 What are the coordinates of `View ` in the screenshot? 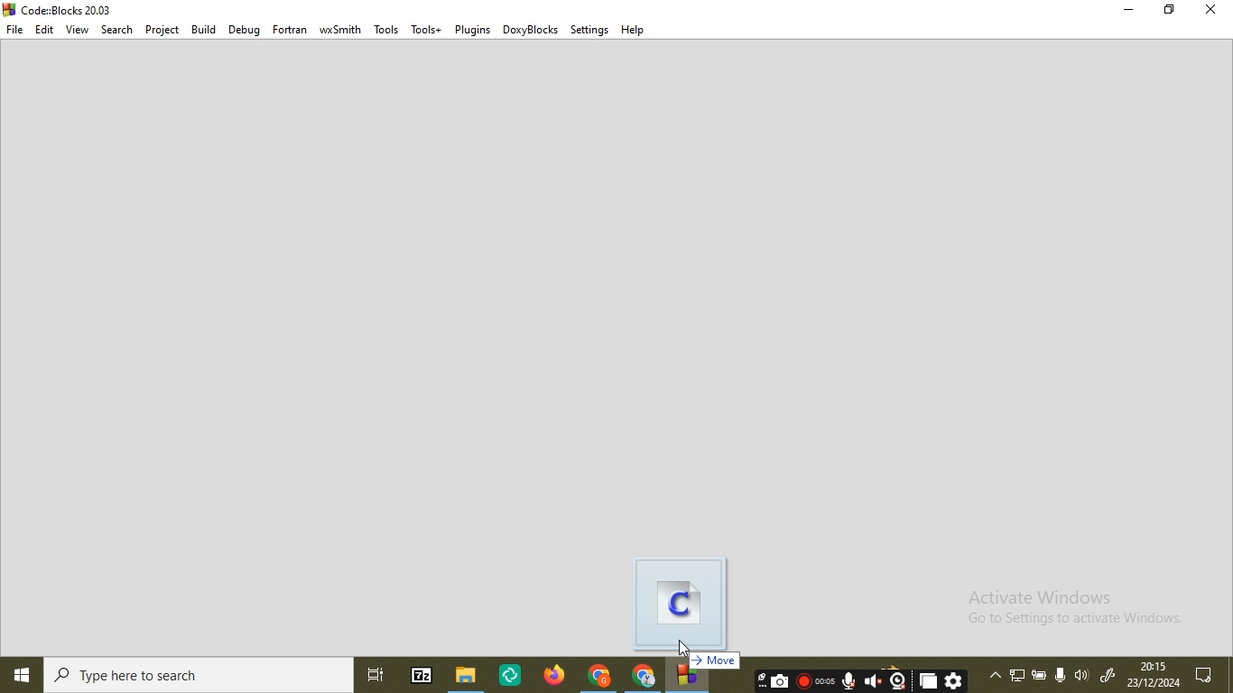 It's located at (77, 29).